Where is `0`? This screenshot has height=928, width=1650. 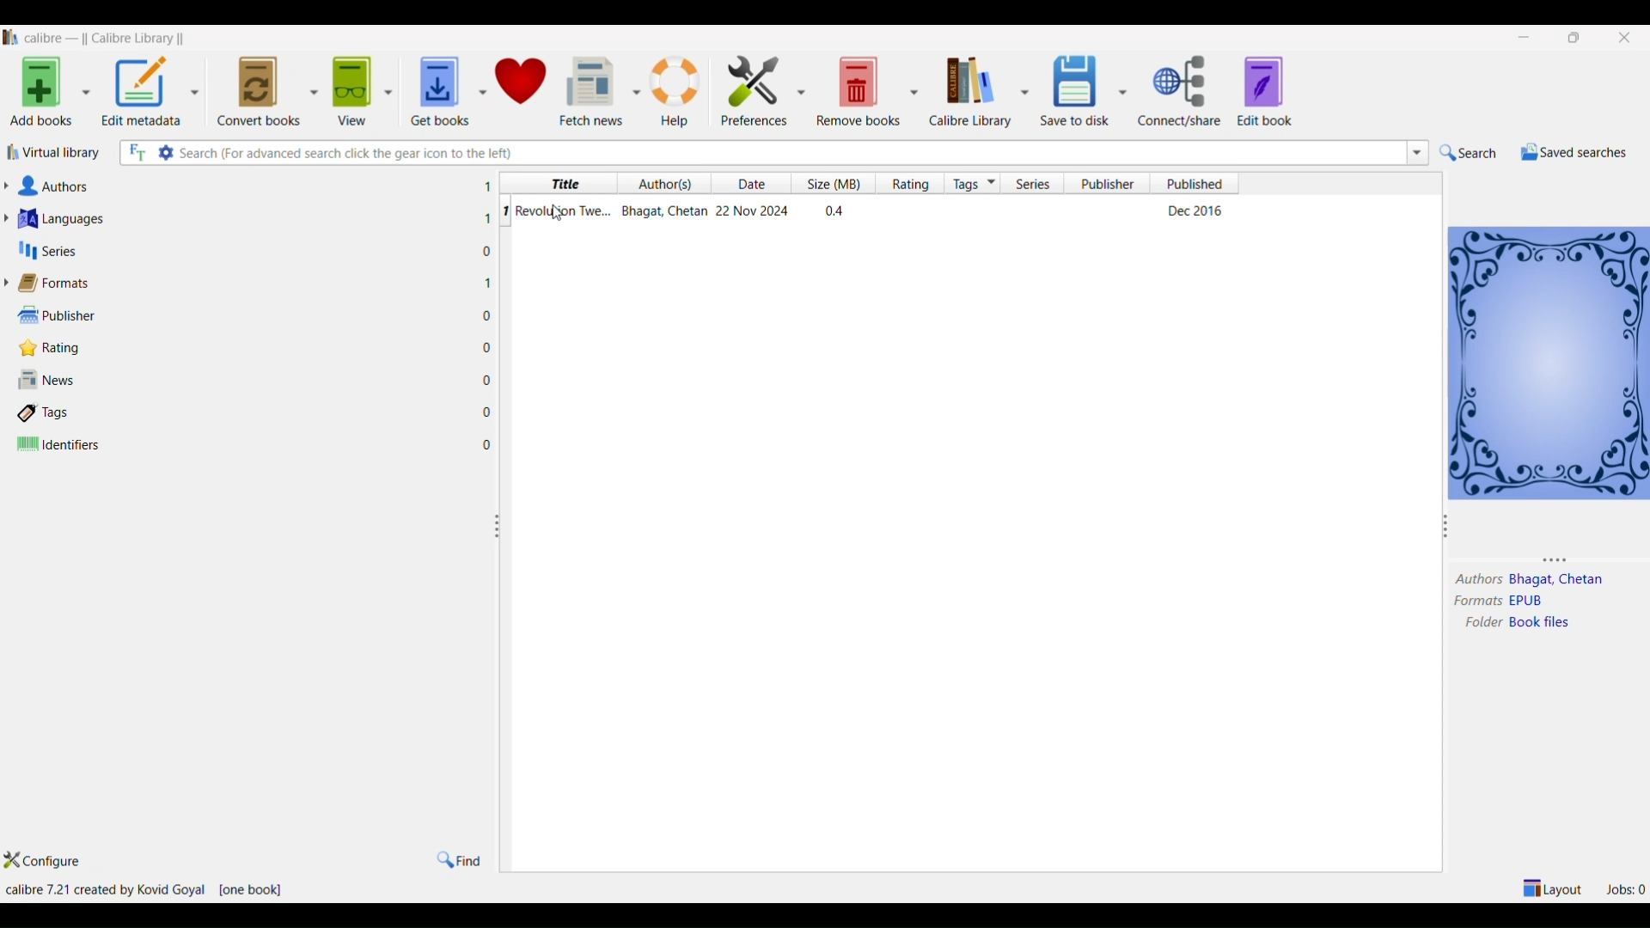 0 is located at coordinates (487, 252).